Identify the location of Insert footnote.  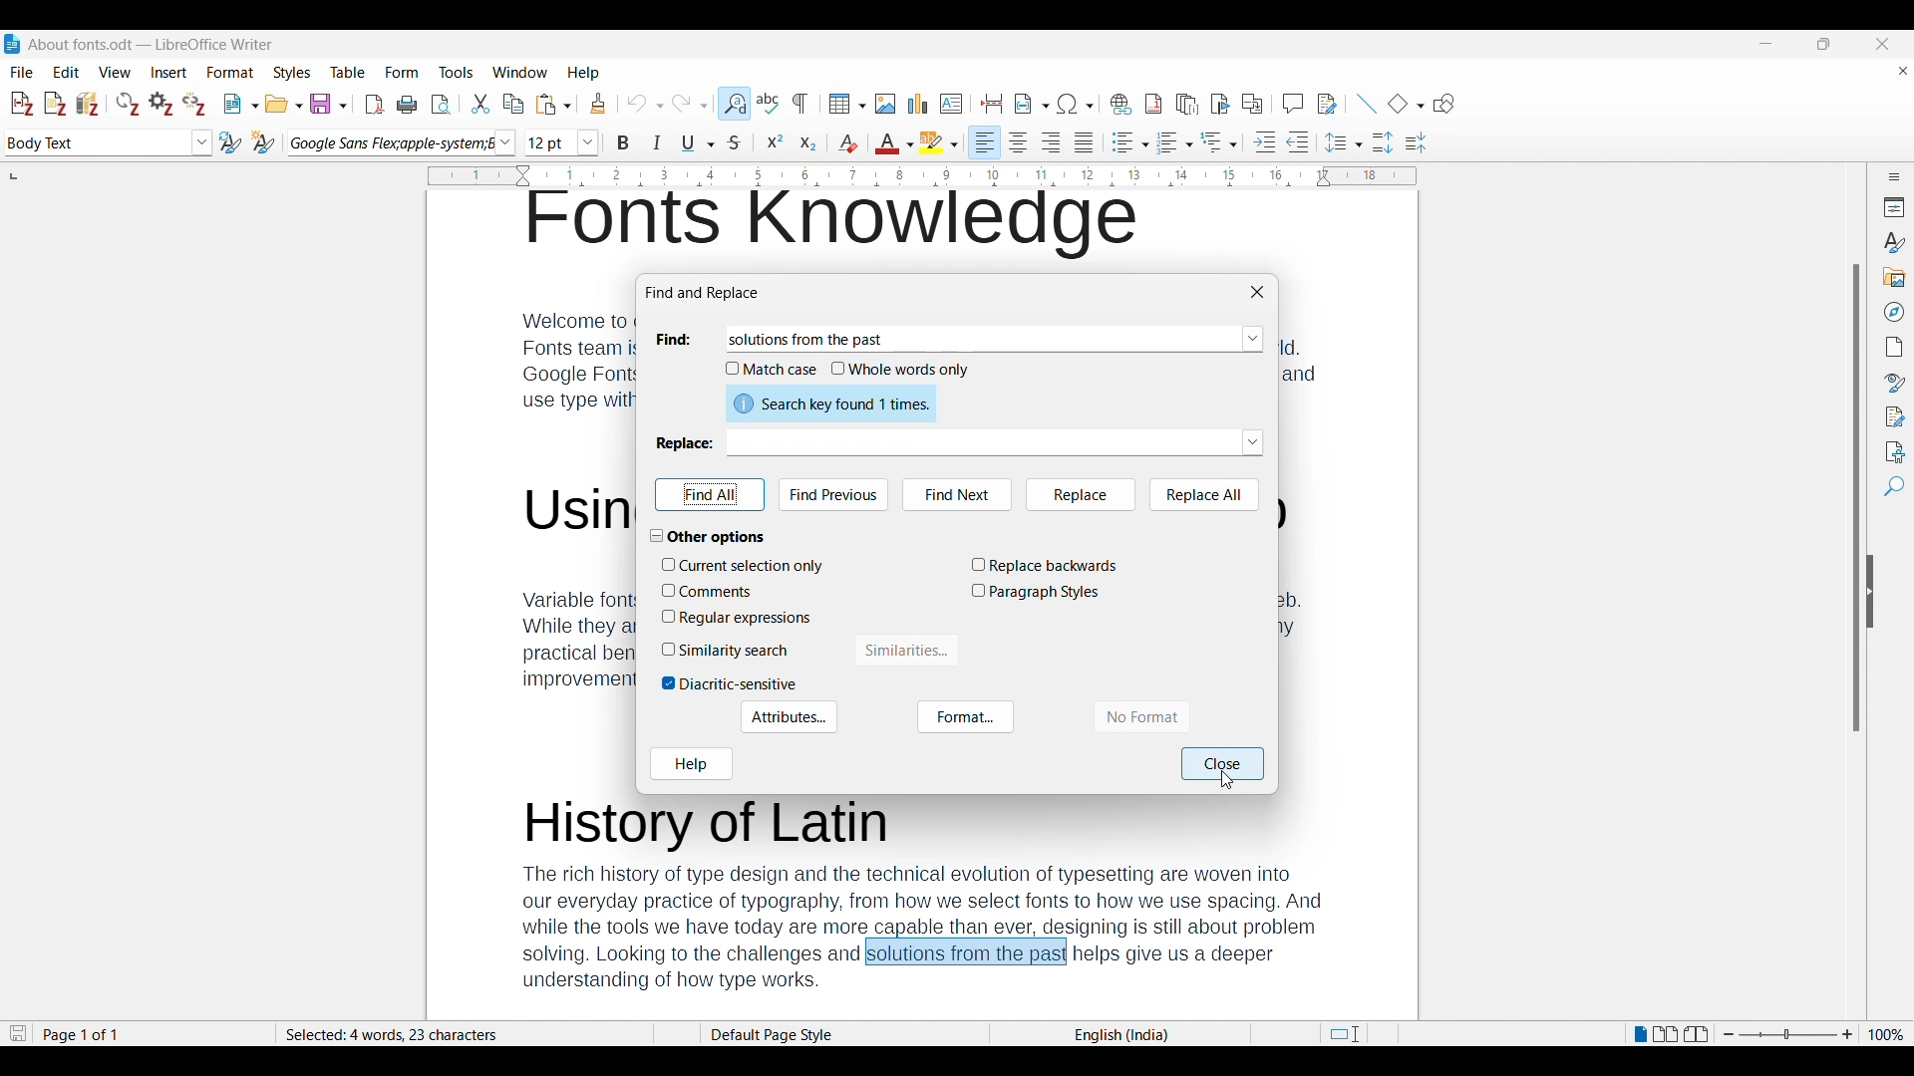
(1153, 104).